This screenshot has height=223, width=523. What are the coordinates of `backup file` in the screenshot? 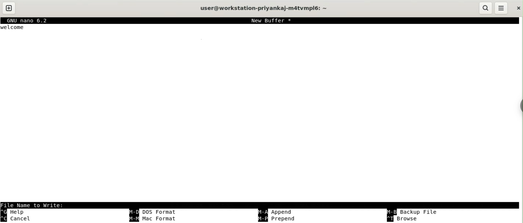 It's located at (411, 212).